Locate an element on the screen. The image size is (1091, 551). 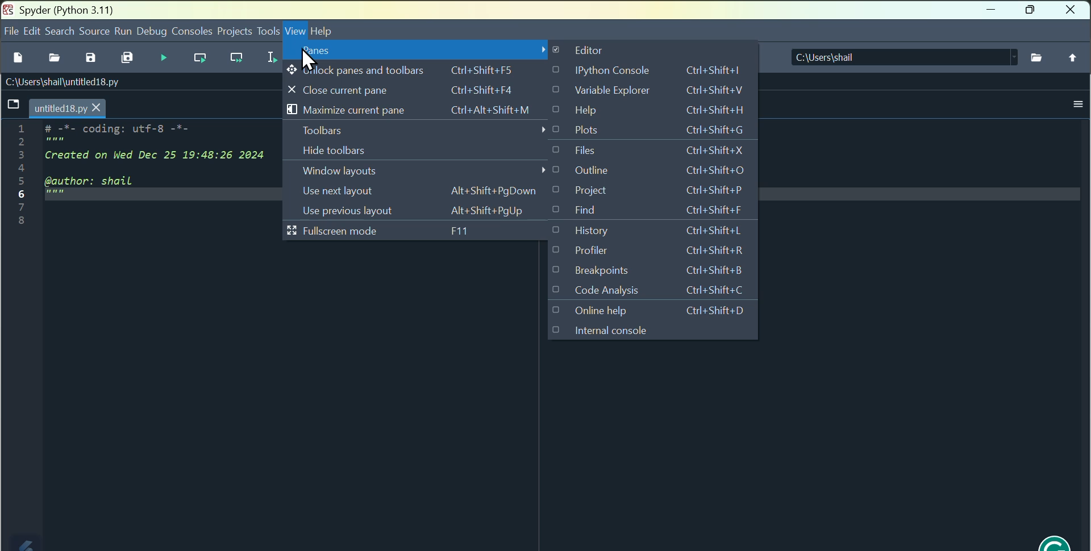
line numbers is located at coordinates (22, 175).